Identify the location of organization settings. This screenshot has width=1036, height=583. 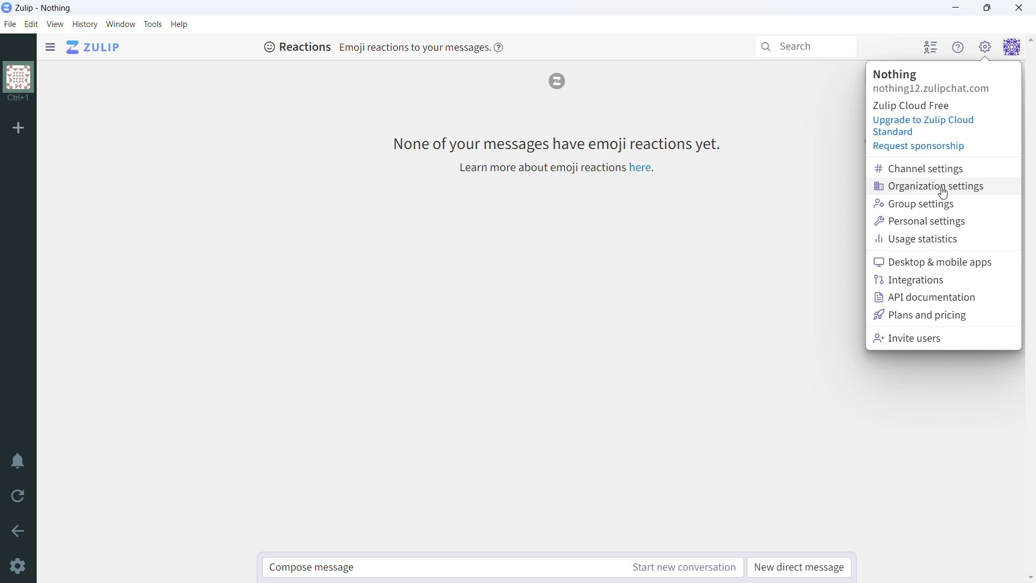
(943, 187).